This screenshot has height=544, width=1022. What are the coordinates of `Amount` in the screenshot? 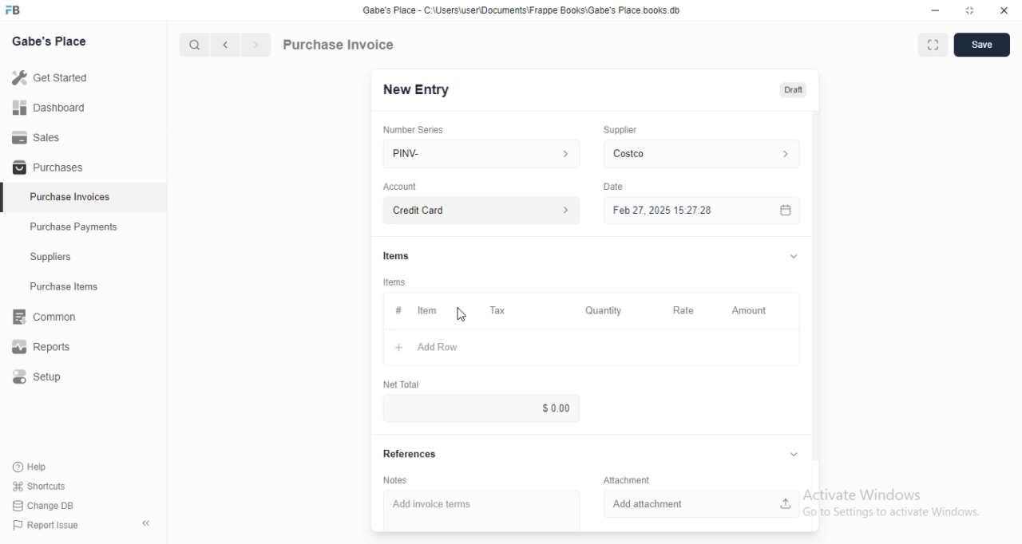 It's located at (753, 311).